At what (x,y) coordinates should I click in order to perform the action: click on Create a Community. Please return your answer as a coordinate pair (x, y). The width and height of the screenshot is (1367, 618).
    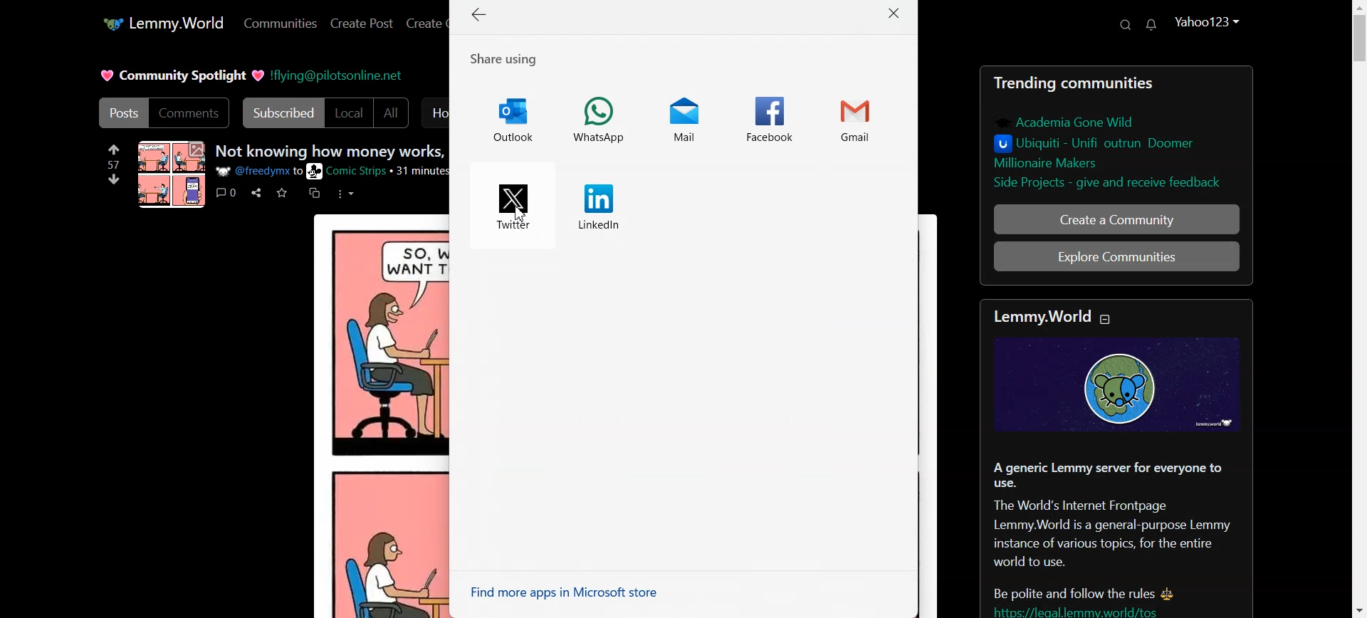
    Looking at the image, I should click on (1116, 219).